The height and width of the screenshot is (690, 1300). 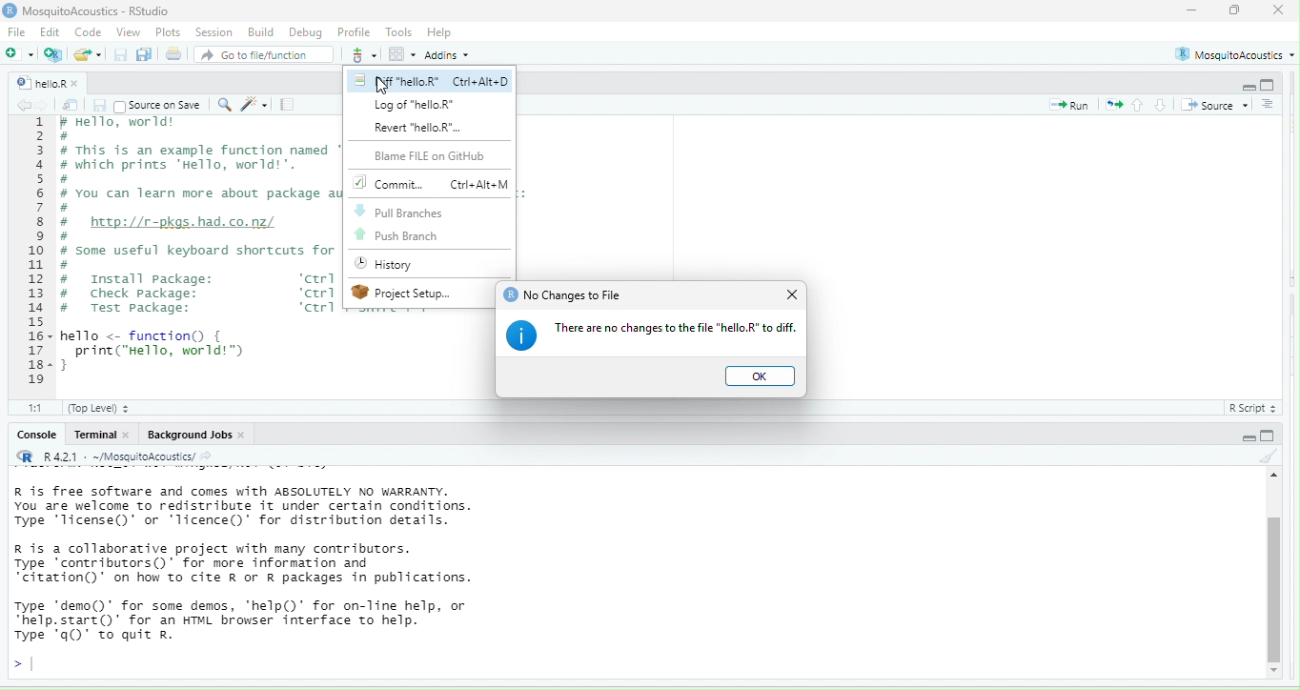 I want to click on show document outline, so click(x=1269, y=105).